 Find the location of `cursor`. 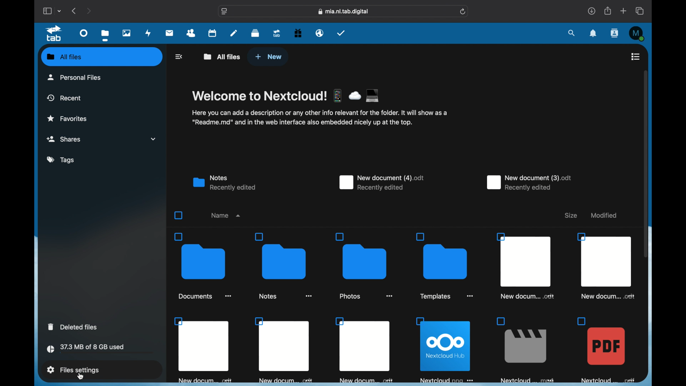

cursor is located at coordinates (81, 376).